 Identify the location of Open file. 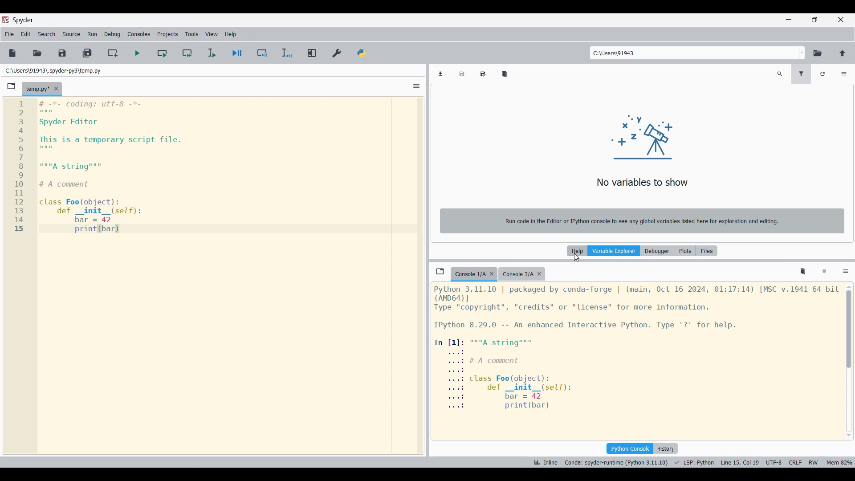
(37, 53).